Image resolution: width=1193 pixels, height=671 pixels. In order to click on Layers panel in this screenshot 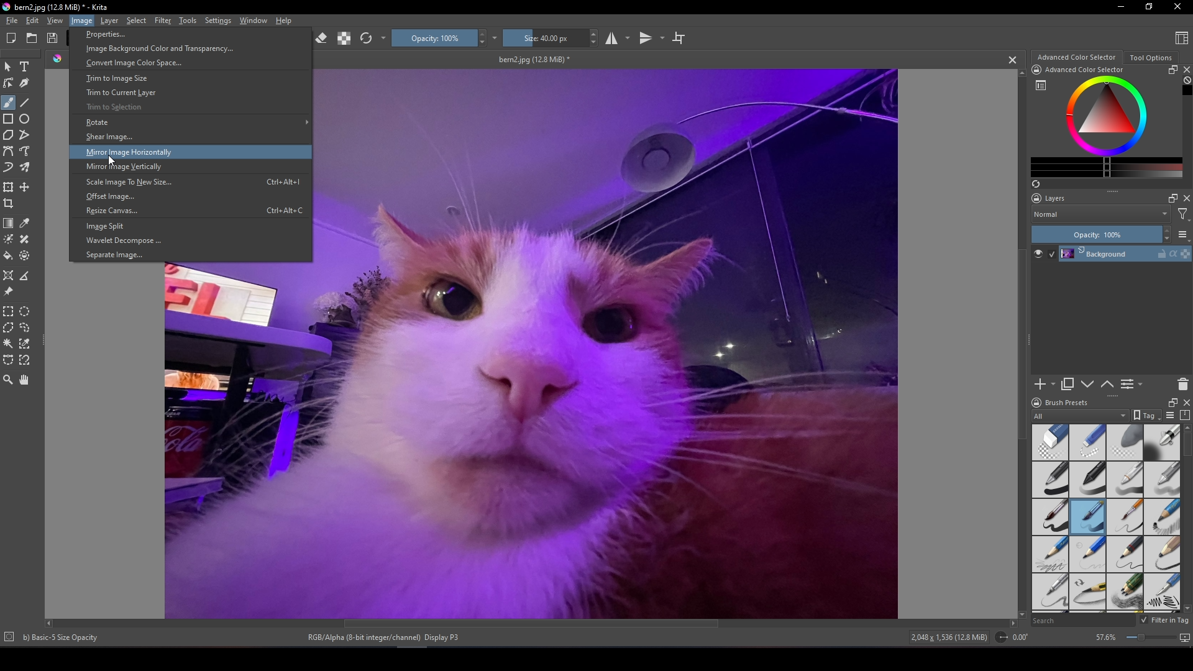, I will do `click(1115, 317)`.